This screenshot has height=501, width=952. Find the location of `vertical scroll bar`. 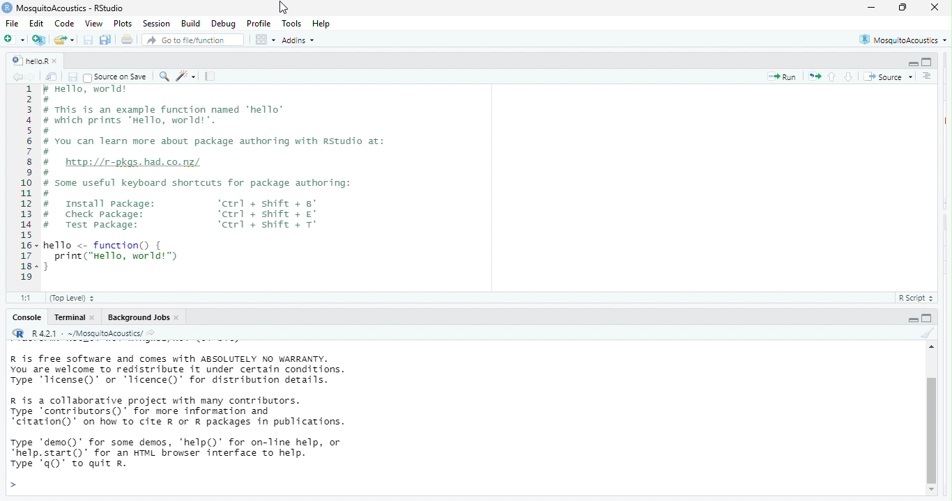

vertical scroll bar is located at coordinates (931, 424).